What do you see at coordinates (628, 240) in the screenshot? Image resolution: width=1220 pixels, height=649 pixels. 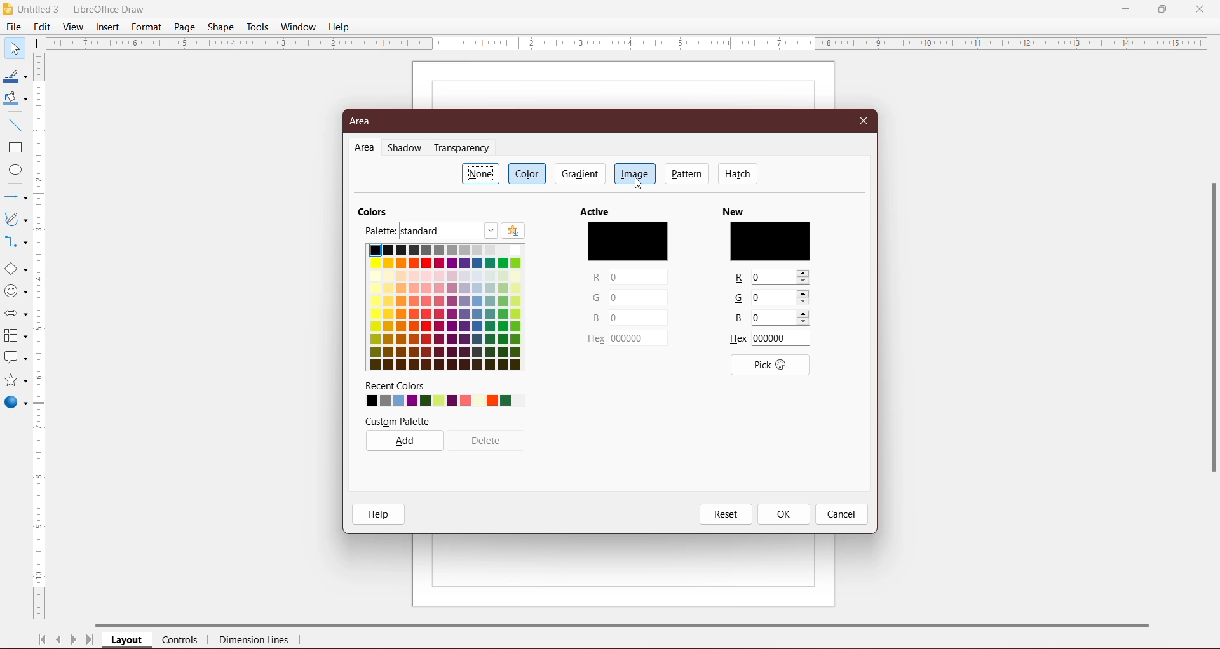 I see `Color` at bounding box center [628, 240].